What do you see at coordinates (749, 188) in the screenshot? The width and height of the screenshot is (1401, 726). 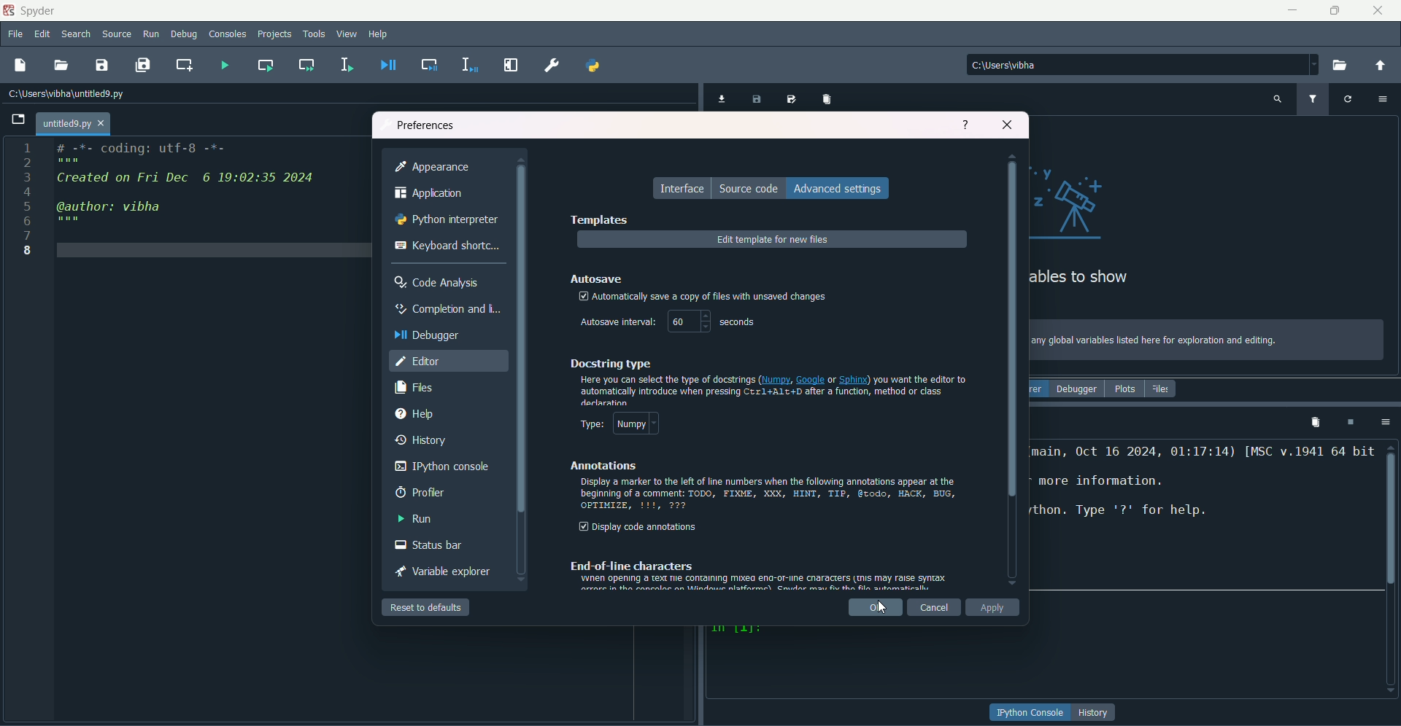 I see `source code` at bounding box center [749, 188].